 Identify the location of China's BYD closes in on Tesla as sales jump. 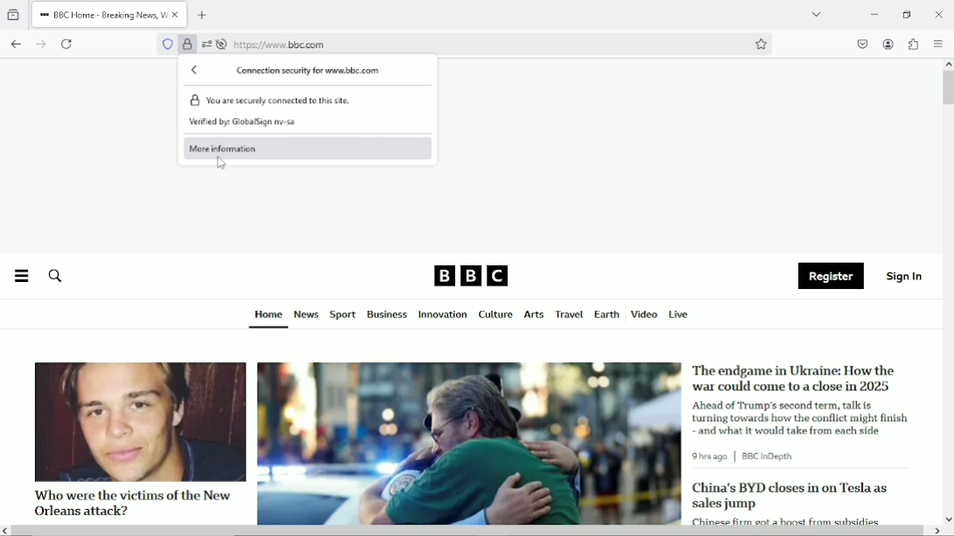
(790, 496).